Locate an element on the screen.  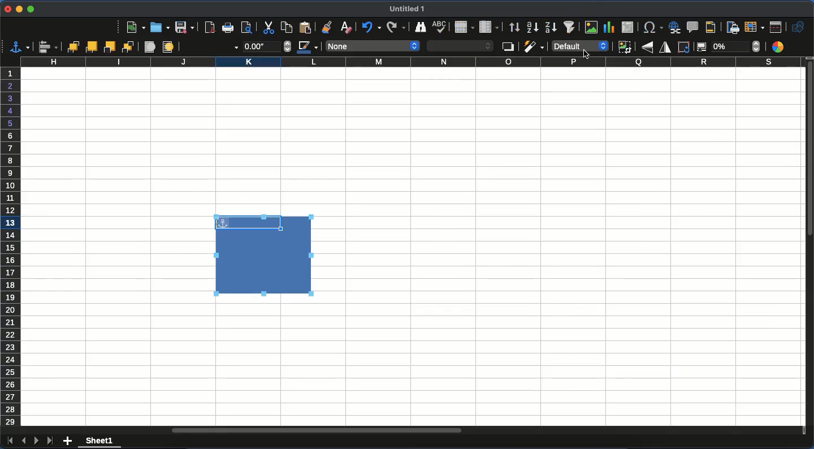
image is located at coordinates (265, 256).